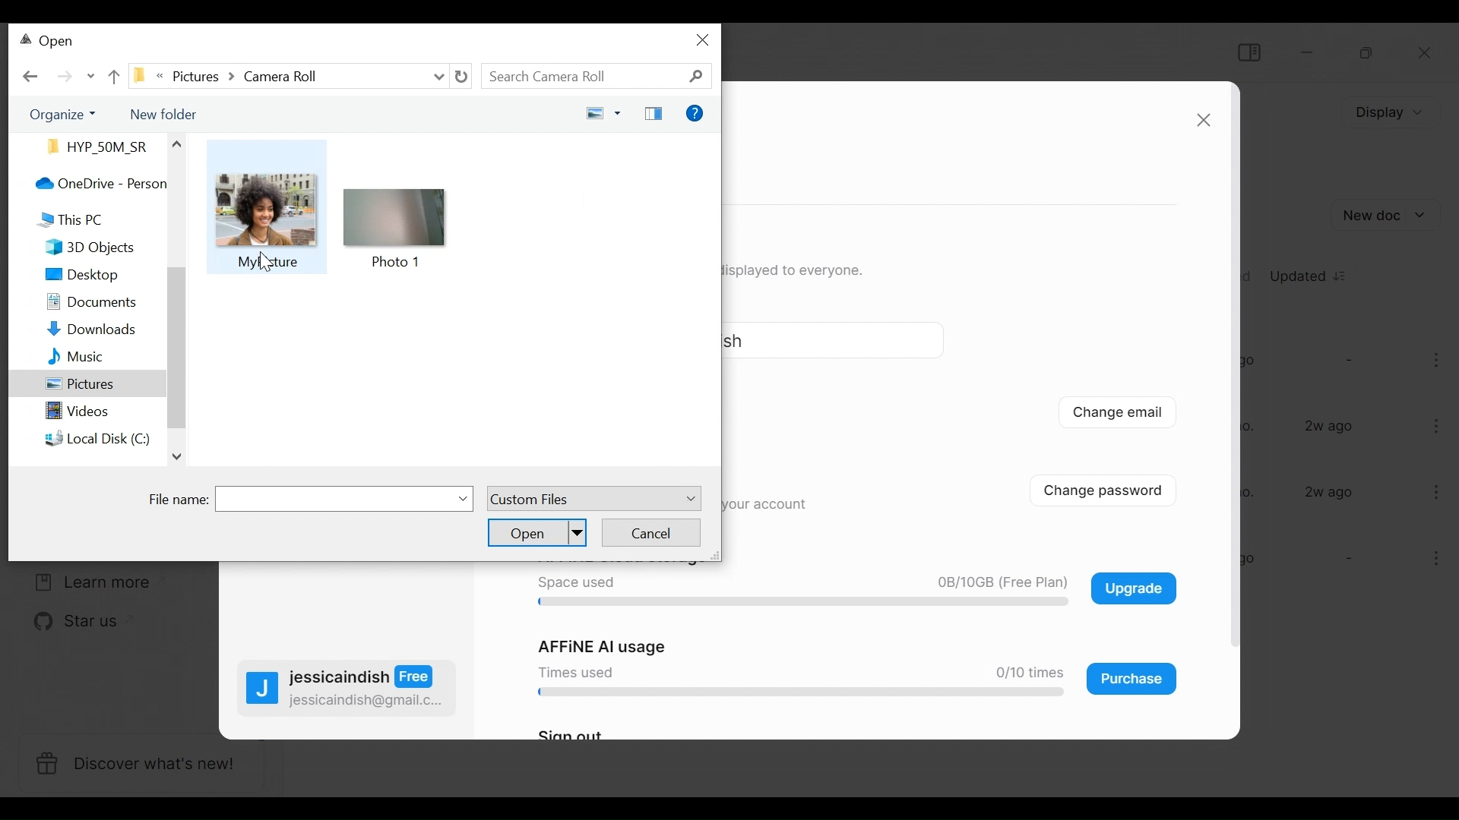 The image size is (1459, 820). What do you see at coordinates (796, 603) in the screenshot?
I see `progress bar` at bounding box center [796, 603].